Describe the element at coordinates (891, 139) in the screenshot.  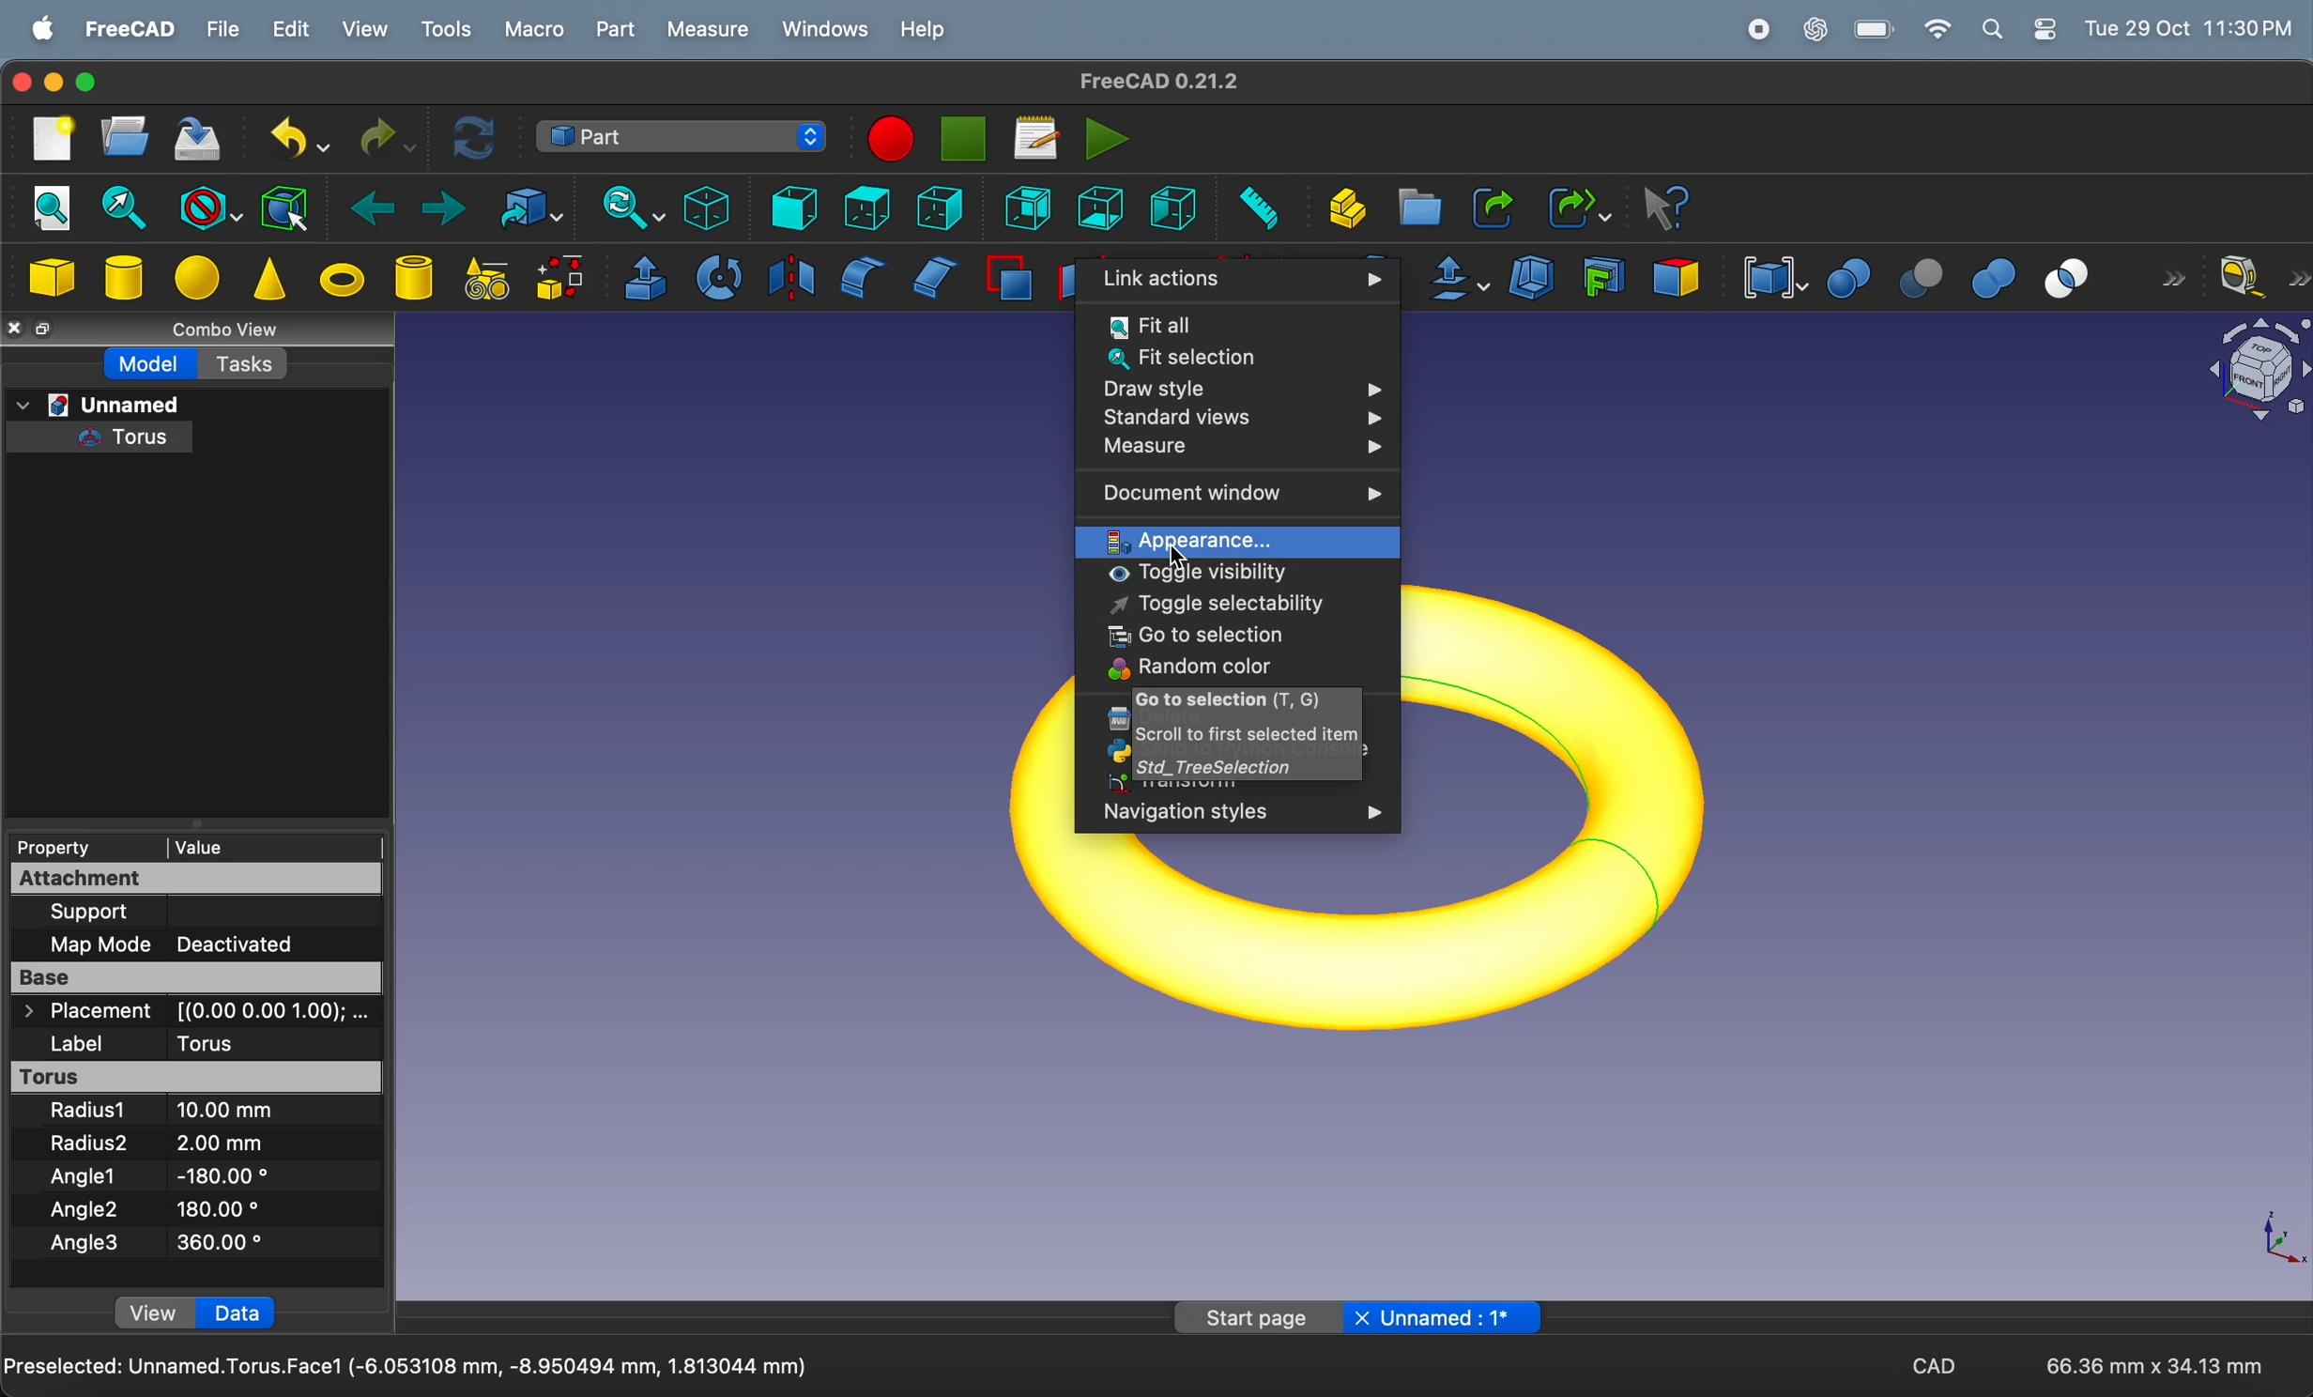
I see `marco recording` at that location.